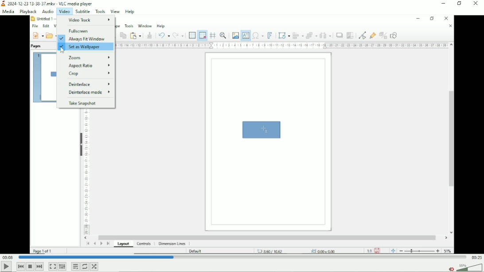 The image size is (484, 272). Describe the element at coordinates (20, 266) in the screenshot. I see `Previous` at that location.